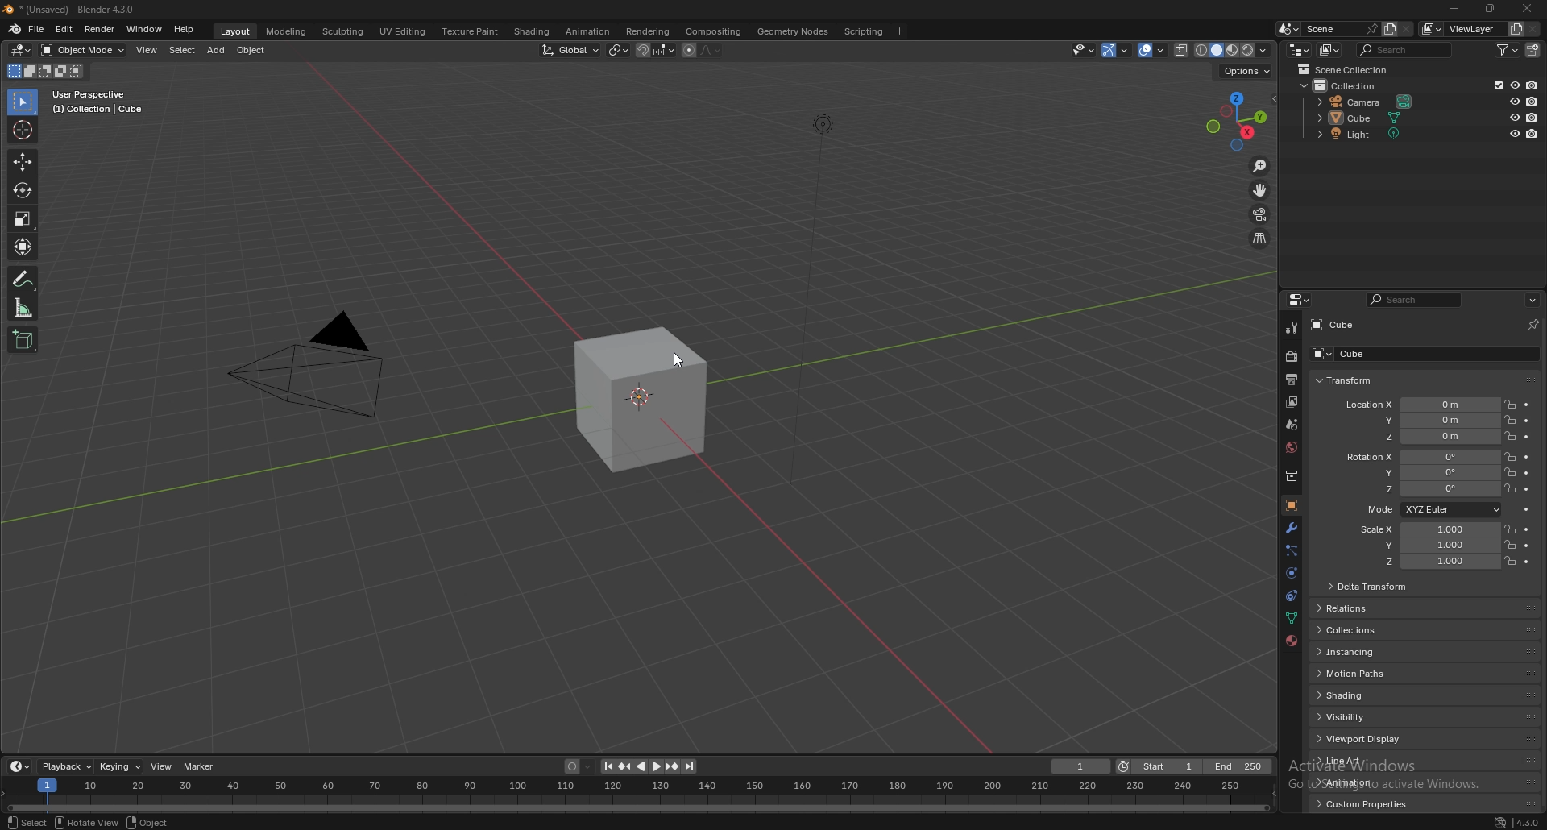  I want to click on move, so click(1261, 189).